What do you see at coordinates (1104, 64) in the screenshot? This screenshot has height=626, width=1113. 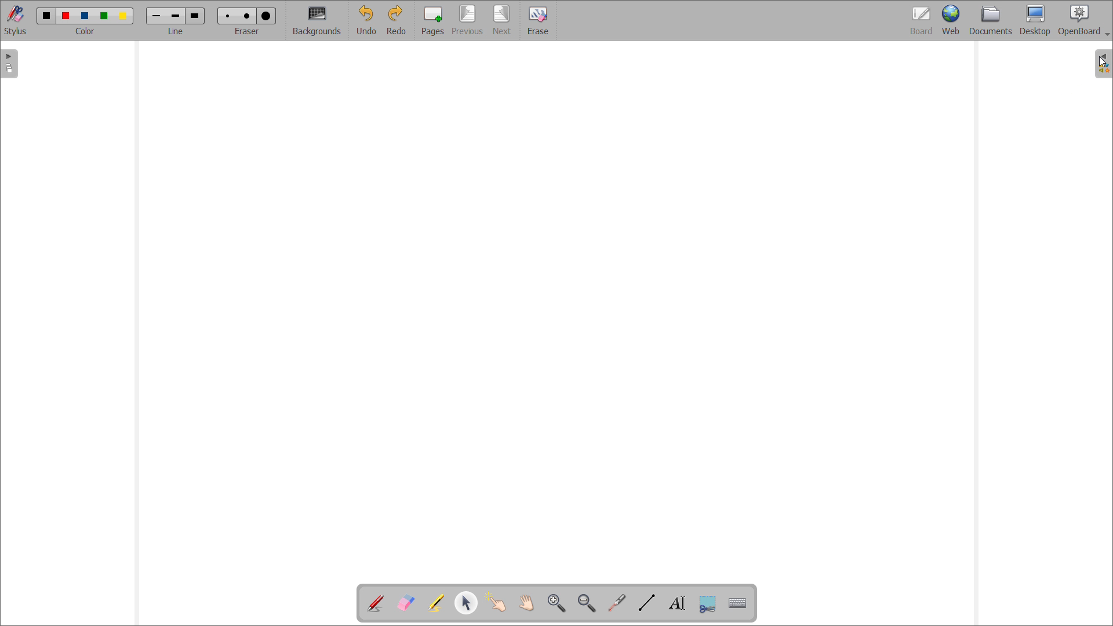 I see `open folders view` at bounding box center [1104, 64].